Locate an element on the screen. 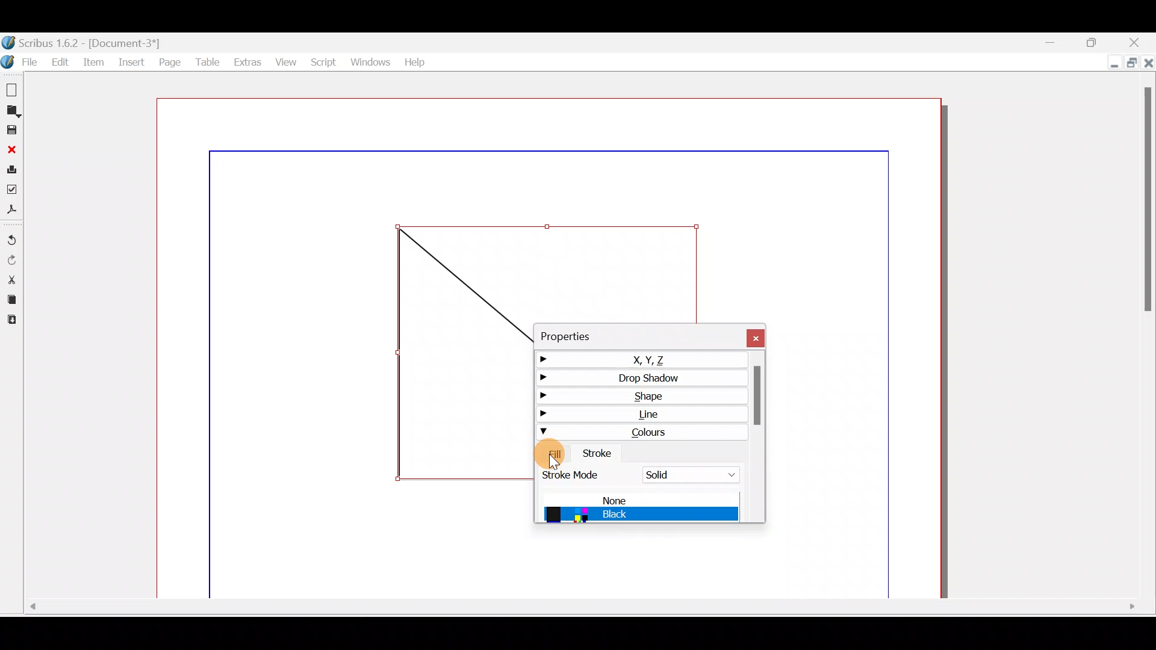  cursor is located at coordinates (556, 462).